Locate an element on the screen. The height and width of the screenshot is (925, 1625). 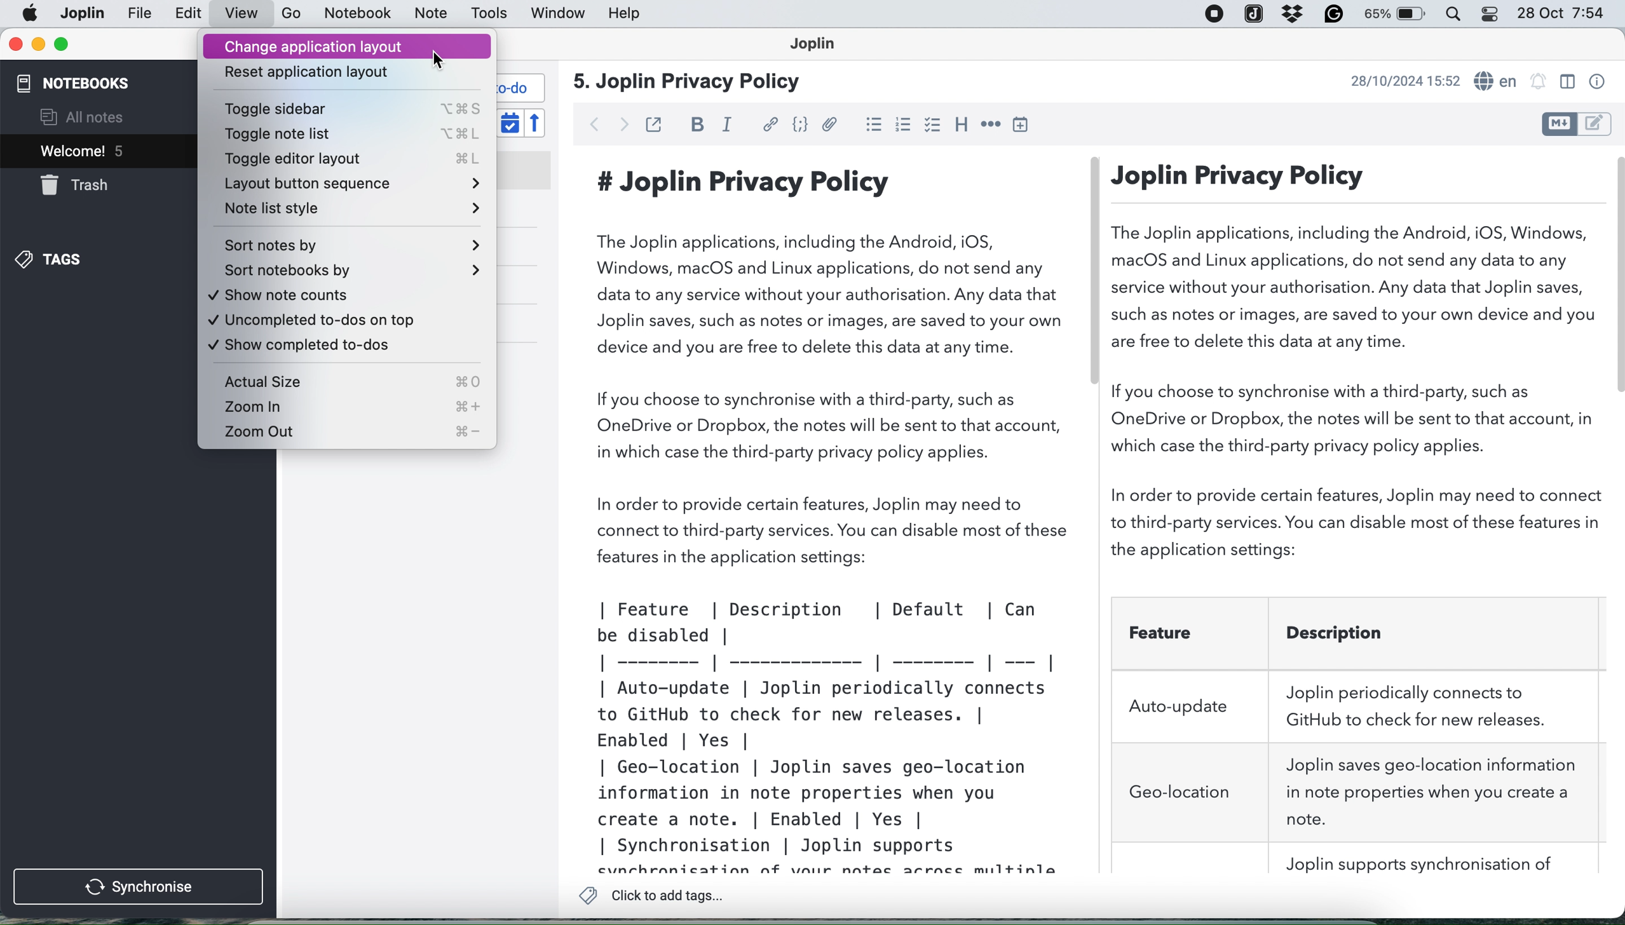
click to add tags is located at coordinates (656, 896).